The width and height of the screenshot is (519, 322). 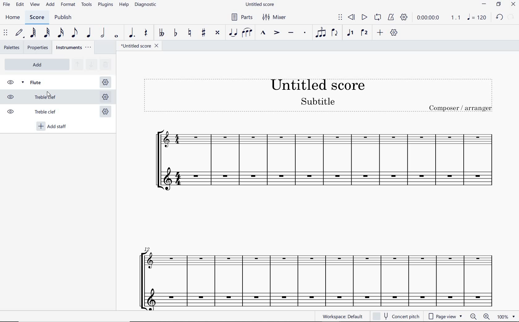 I want to click on file, so click(x=7, y=6).